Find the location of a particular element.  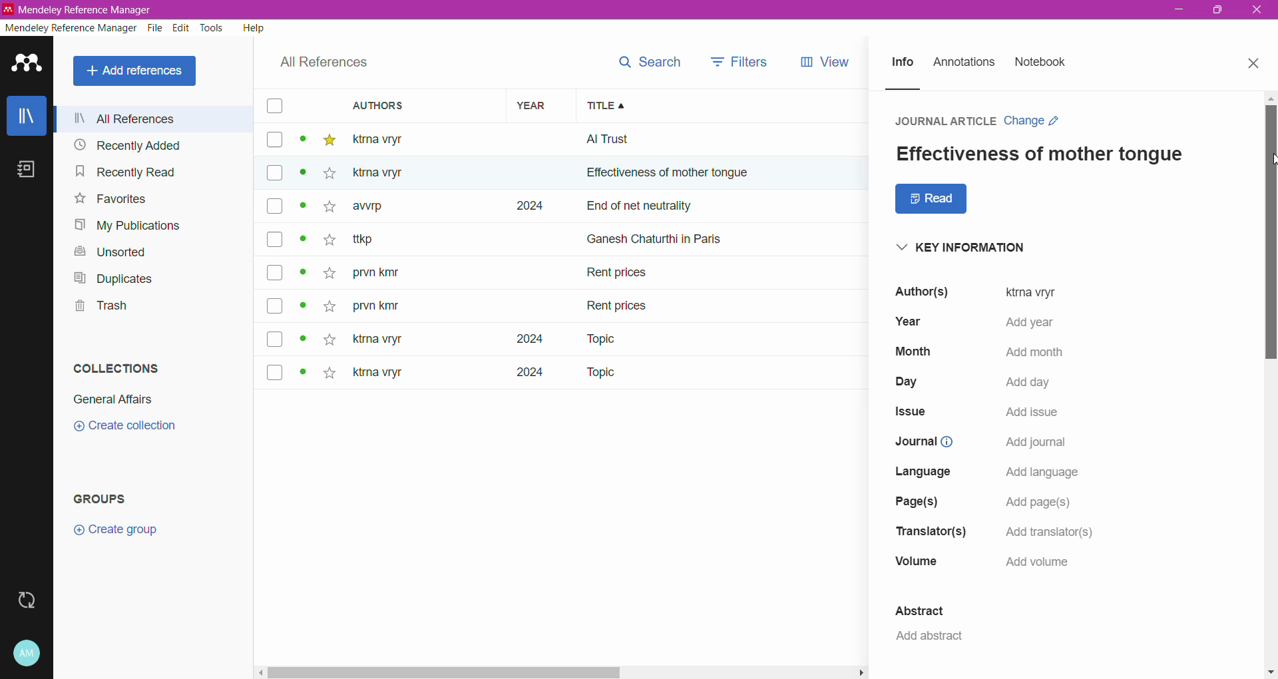

Click to add month is located at coordinates (1029, 351).